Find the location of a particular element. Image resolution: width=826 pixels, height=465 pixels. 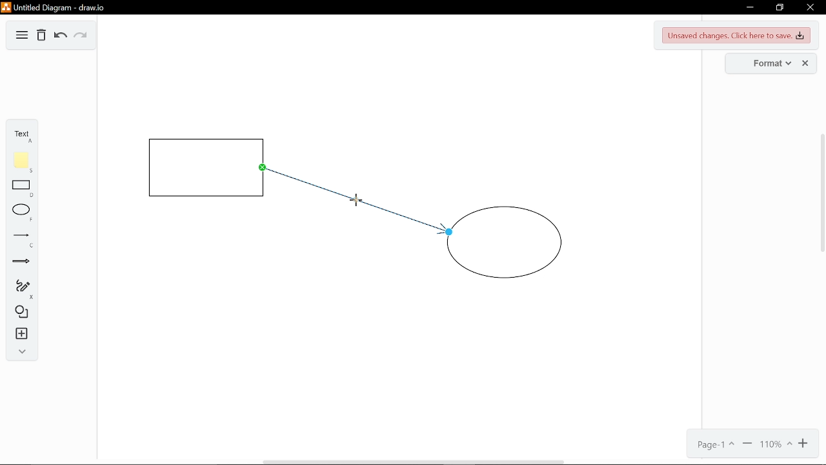

Undo is located at coordinates (59, 37).